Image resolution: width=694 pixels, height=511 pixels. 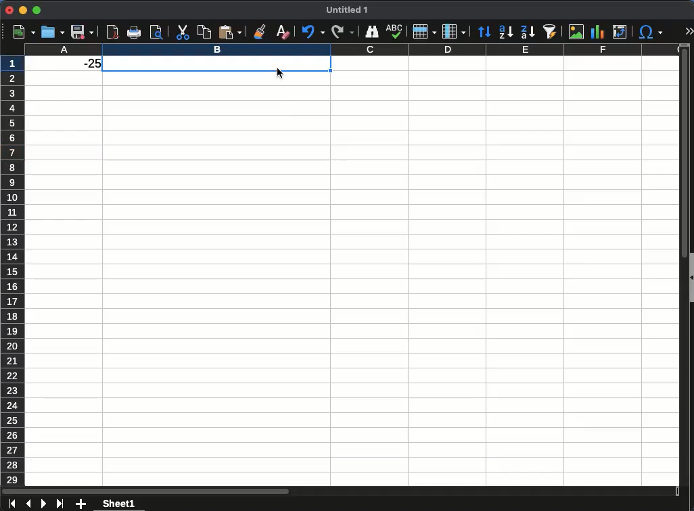 What do you see at coordinates (394, 31) in the screenshot?
I see `abc` at bounding box center [394, 31].